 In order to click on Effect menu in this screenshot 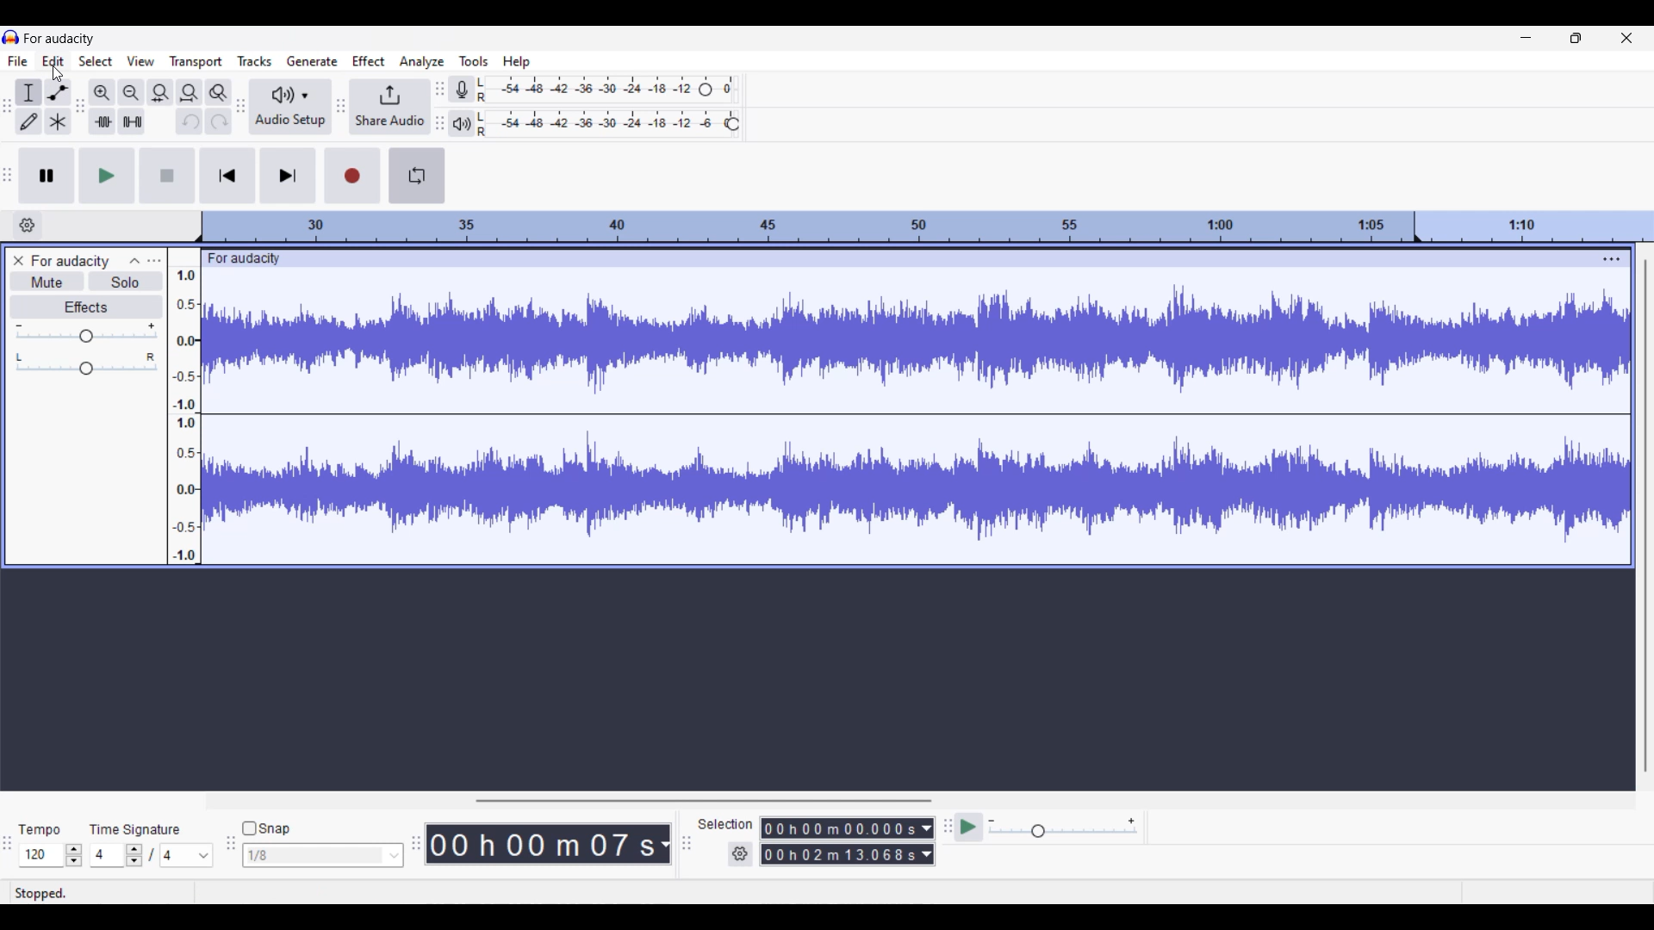, I will do `click(369, 60)`.